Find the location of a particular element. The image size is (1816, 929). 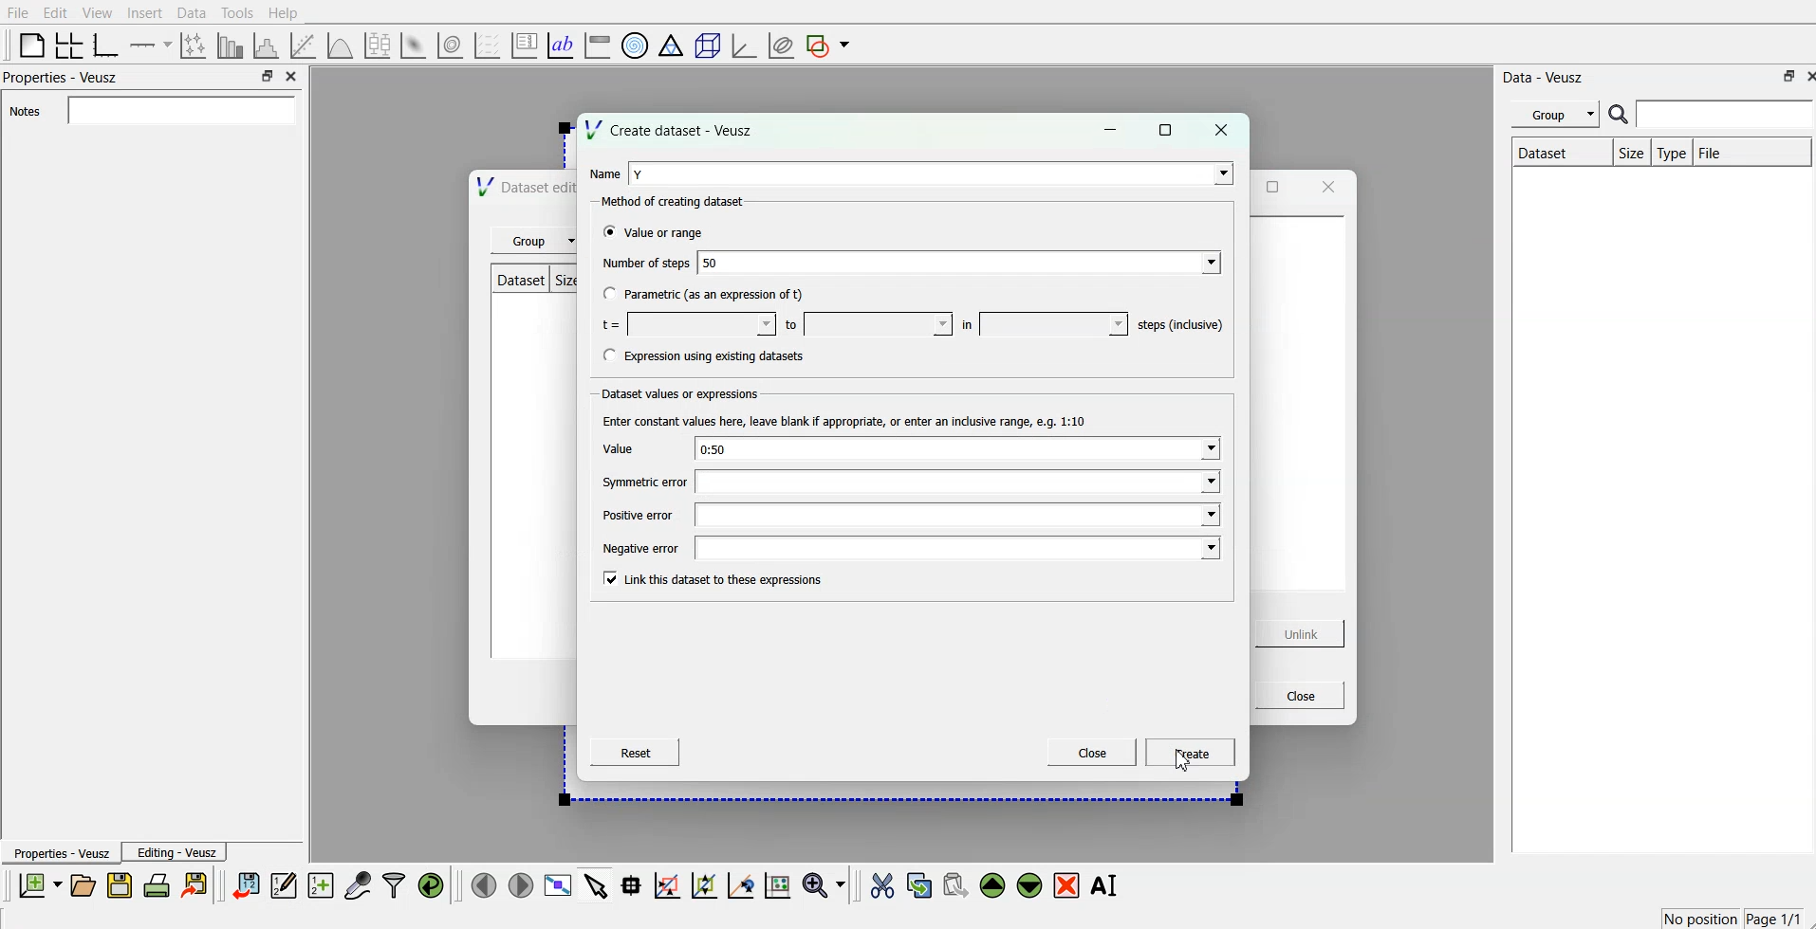

plot box plots is located at coordinates (380, 45).